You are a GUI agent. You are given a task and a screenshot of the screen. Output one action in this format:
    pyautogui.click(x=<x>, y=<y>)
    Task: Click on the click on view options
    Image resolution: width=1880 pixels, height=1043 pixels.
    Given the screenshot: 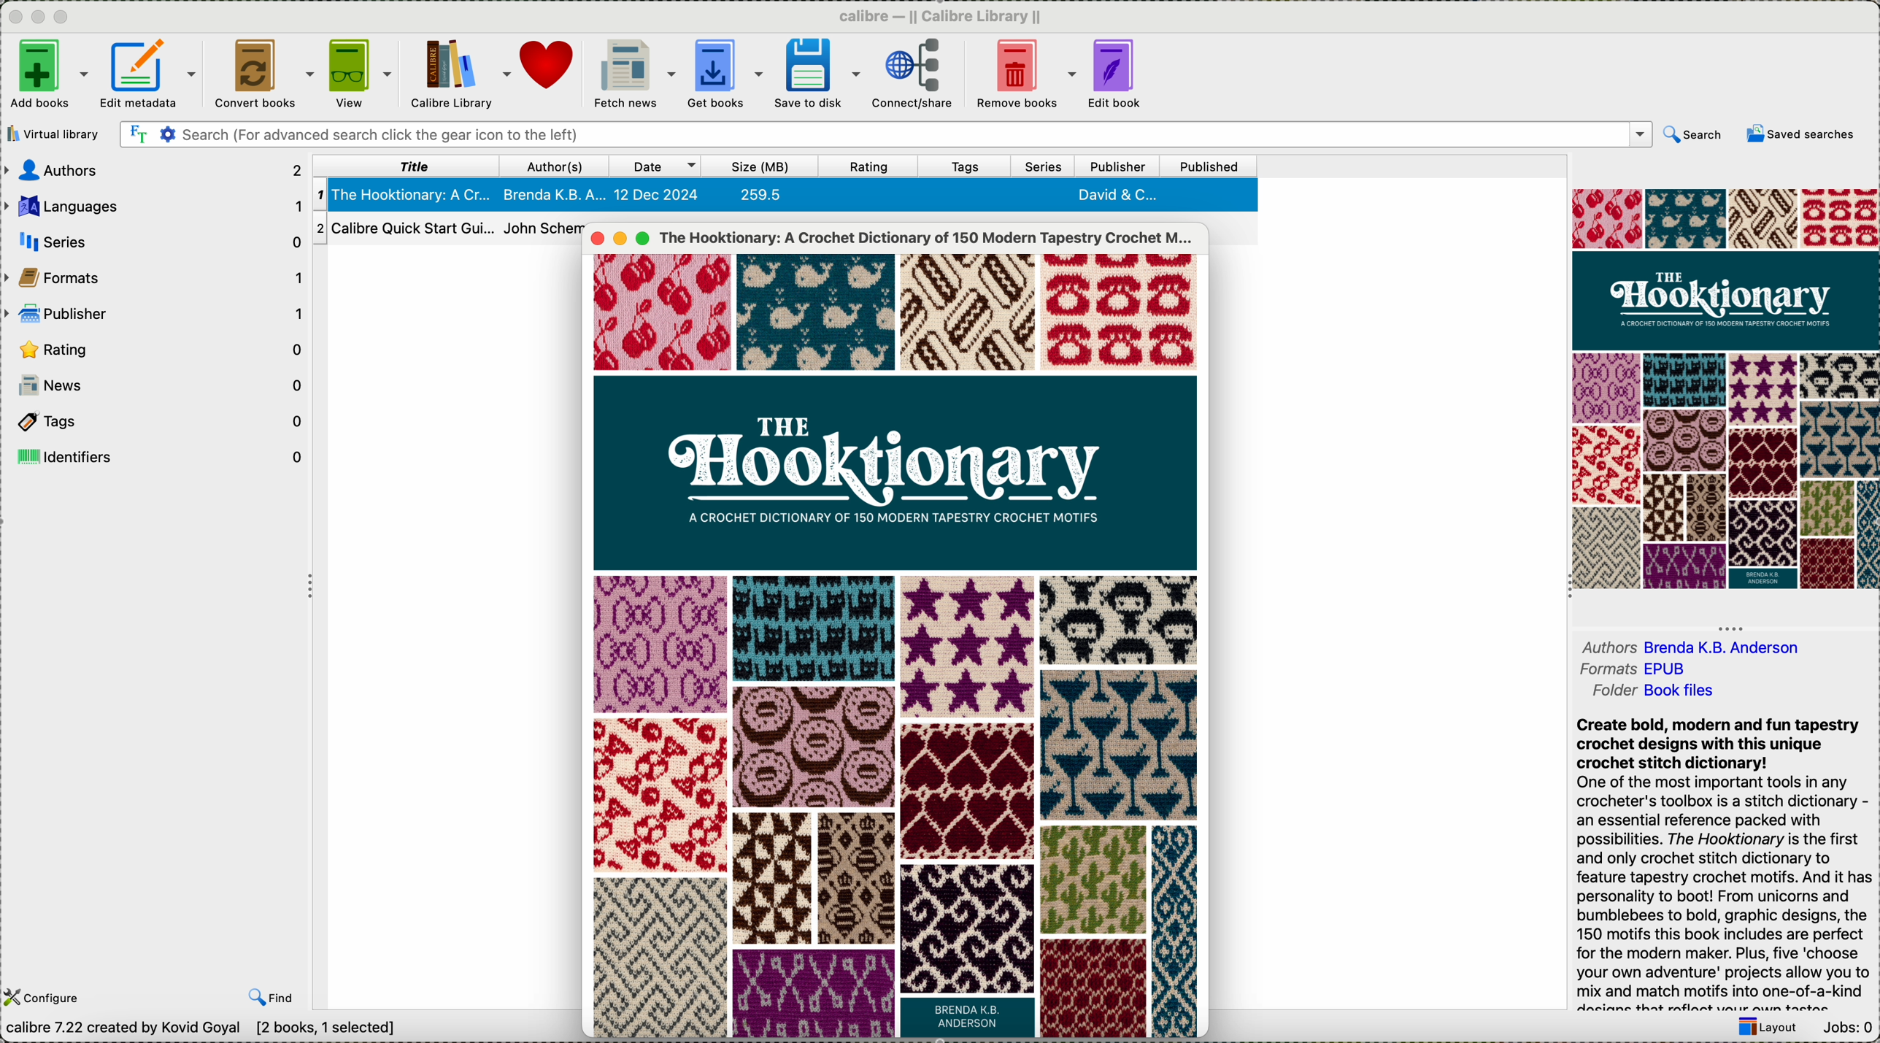 What is the action you would take?
    pyautogui.click(x=361, y=74)
    